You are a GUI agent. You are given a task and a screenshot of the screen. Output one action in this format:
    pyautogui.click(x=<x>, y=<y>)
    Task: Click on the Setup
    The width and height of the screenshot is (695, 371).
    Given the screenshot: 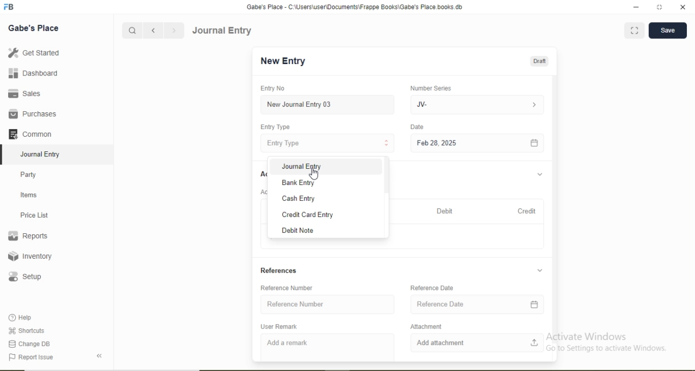 What is the action you would take?
    pyautogui.click(x=24, y=277)
    